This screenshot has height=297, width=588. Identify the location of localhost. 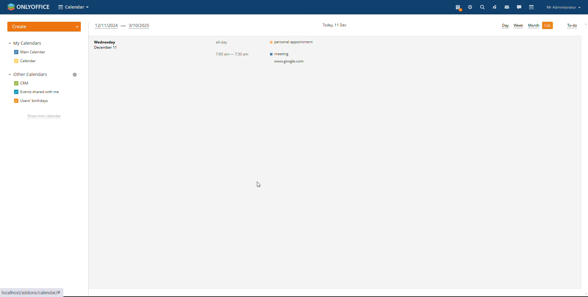
(38, 293).